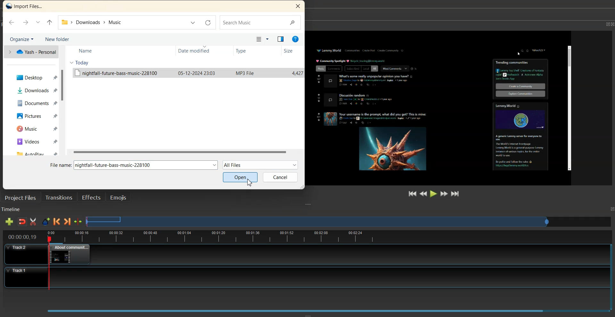 Image resolution: width=615 pixels, height=317 pixels. I want to click on Window Adjuster, so click(308, 315).